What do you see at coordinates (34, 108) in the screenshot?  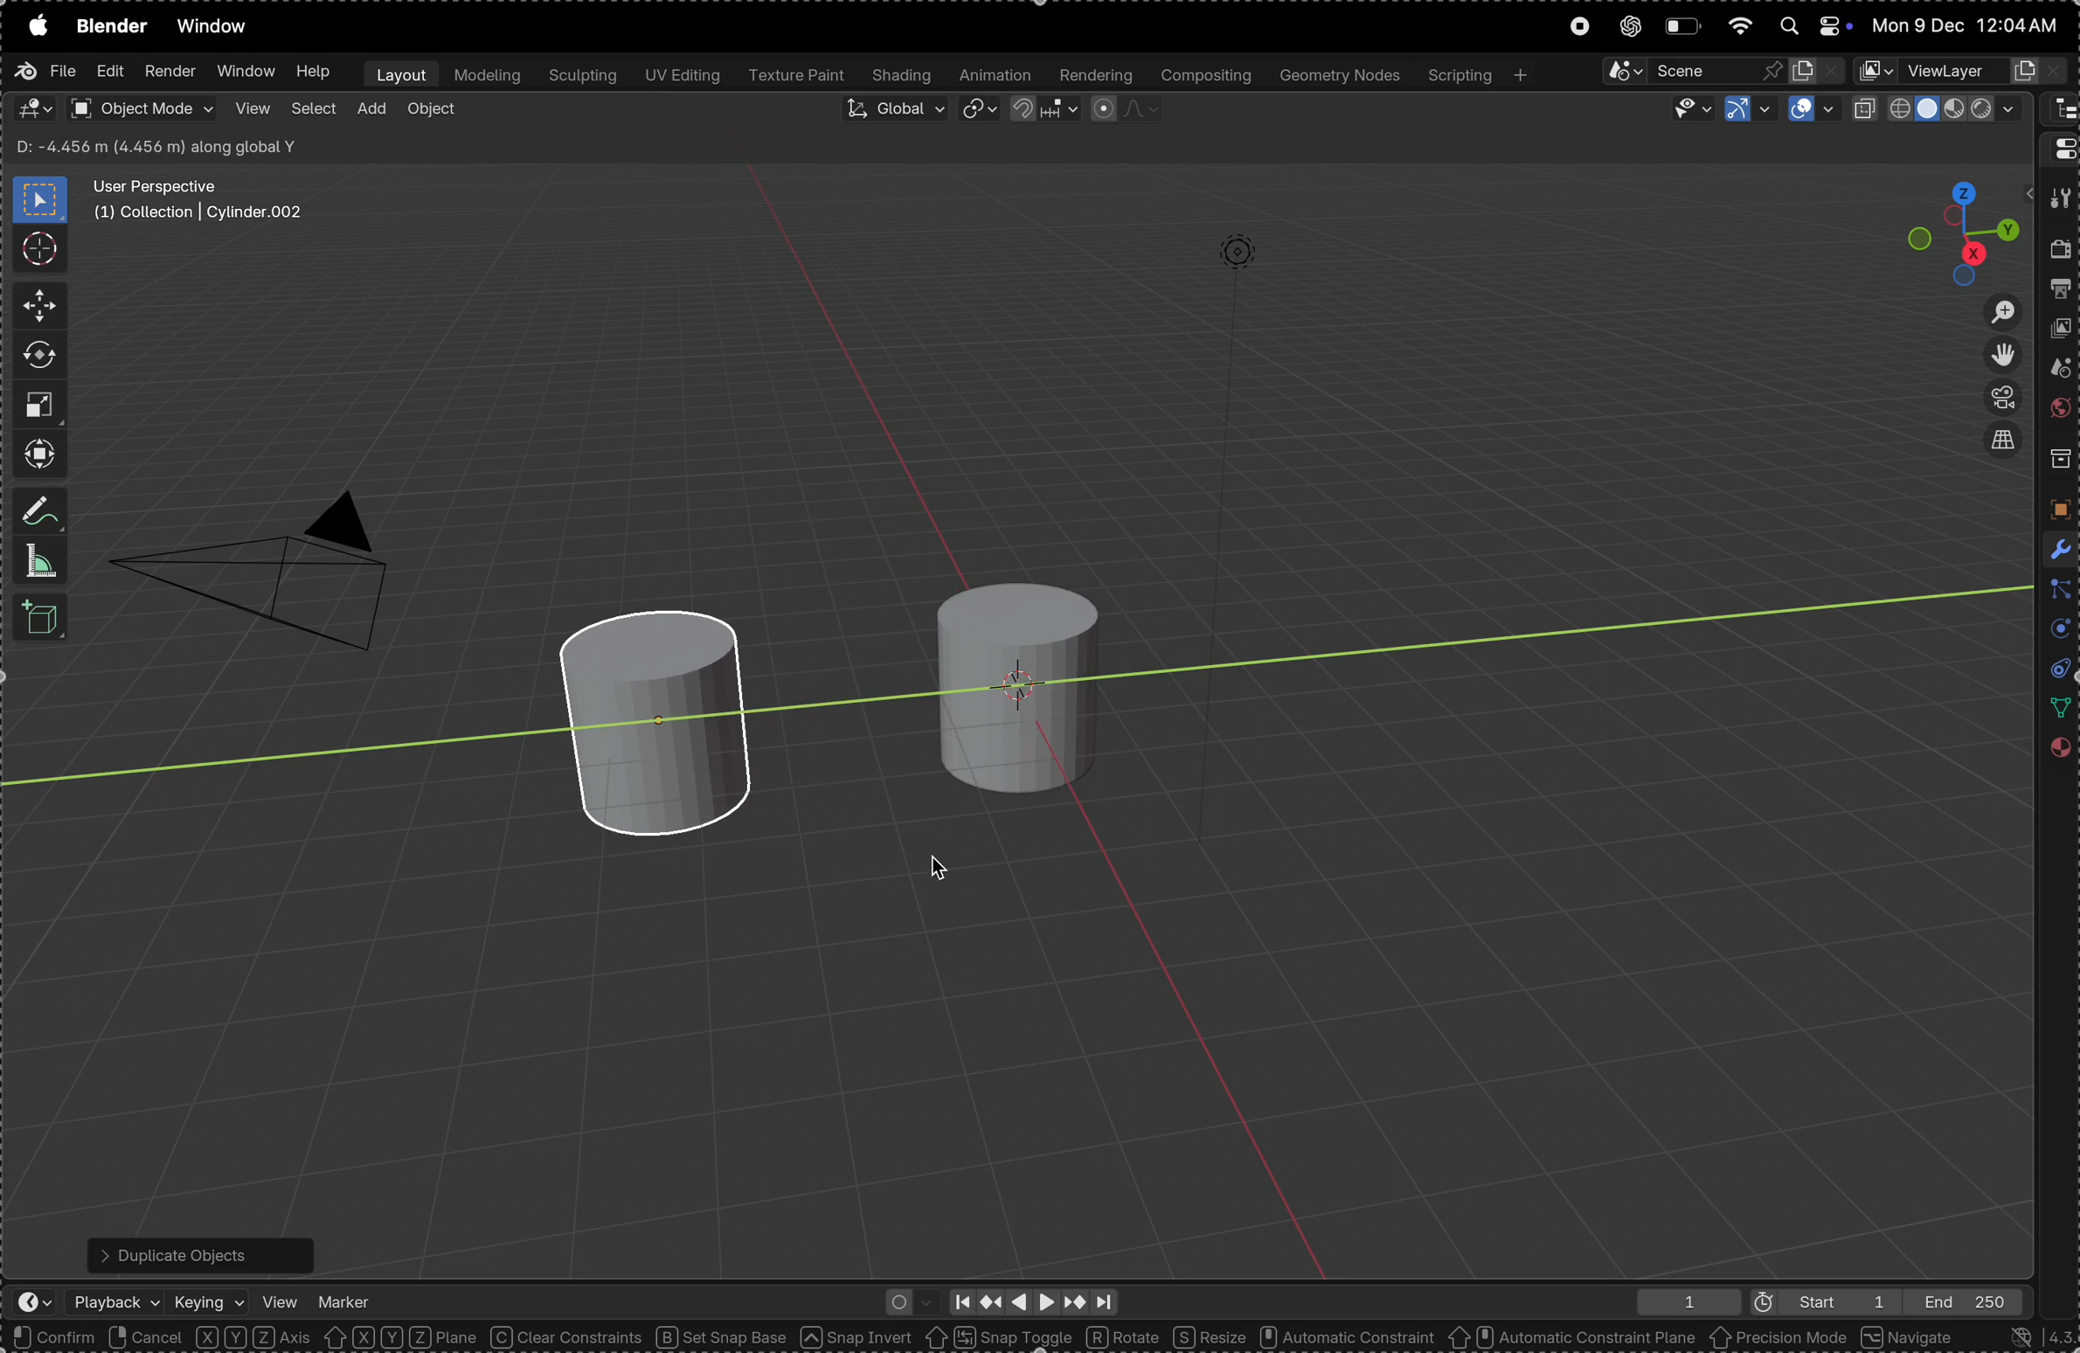 I see `editor type` at bounding box center [34, 108].